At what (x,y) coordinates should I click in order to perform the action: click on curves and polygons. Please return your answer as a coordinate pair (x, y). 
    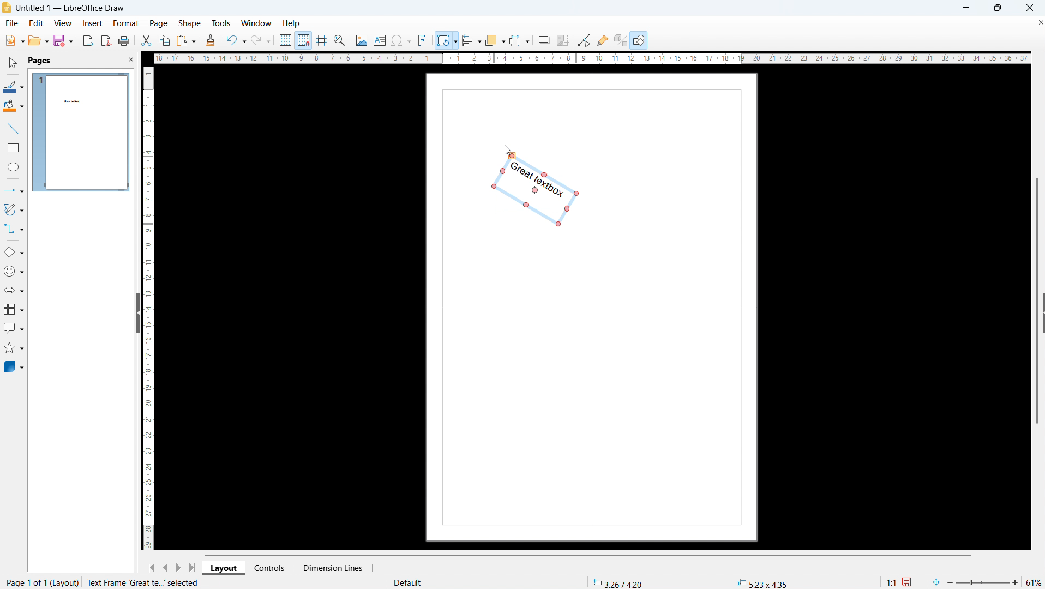
    Looking at the image, I should click on (13, 210).